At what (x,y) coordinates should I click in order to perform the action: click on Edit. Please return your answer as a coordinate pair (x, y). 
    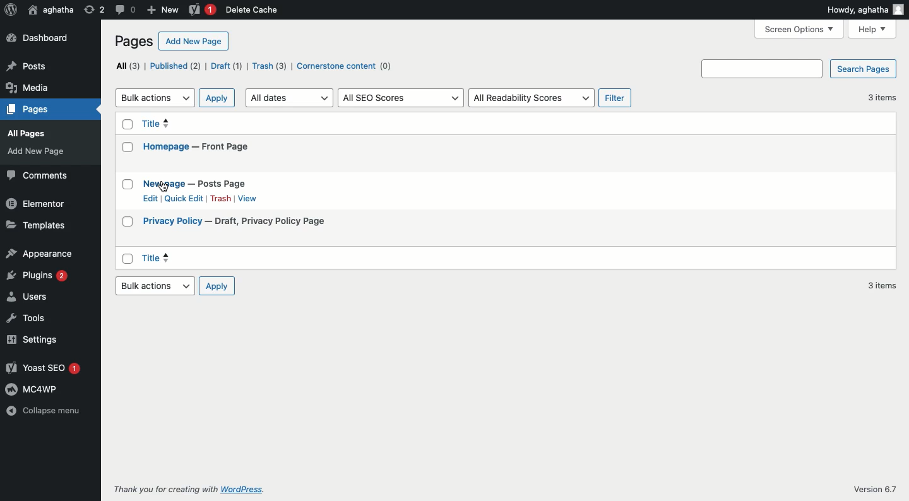
    Looking at the image, I should click on (148, 199).